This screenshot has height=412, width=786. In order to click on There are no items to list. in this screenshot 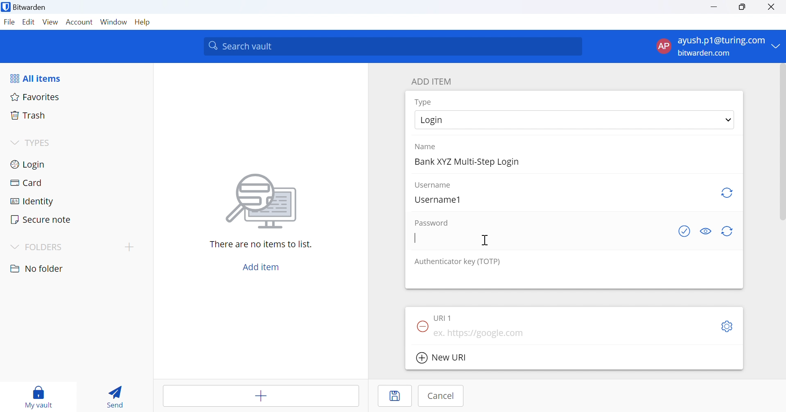, I will do `click(261, 244)`.